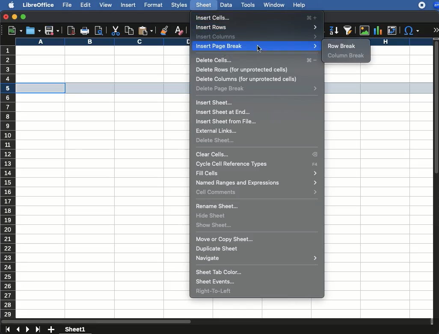 The image size is (439, 334). I want to click on named ranges and expressions, so click(256, 183).